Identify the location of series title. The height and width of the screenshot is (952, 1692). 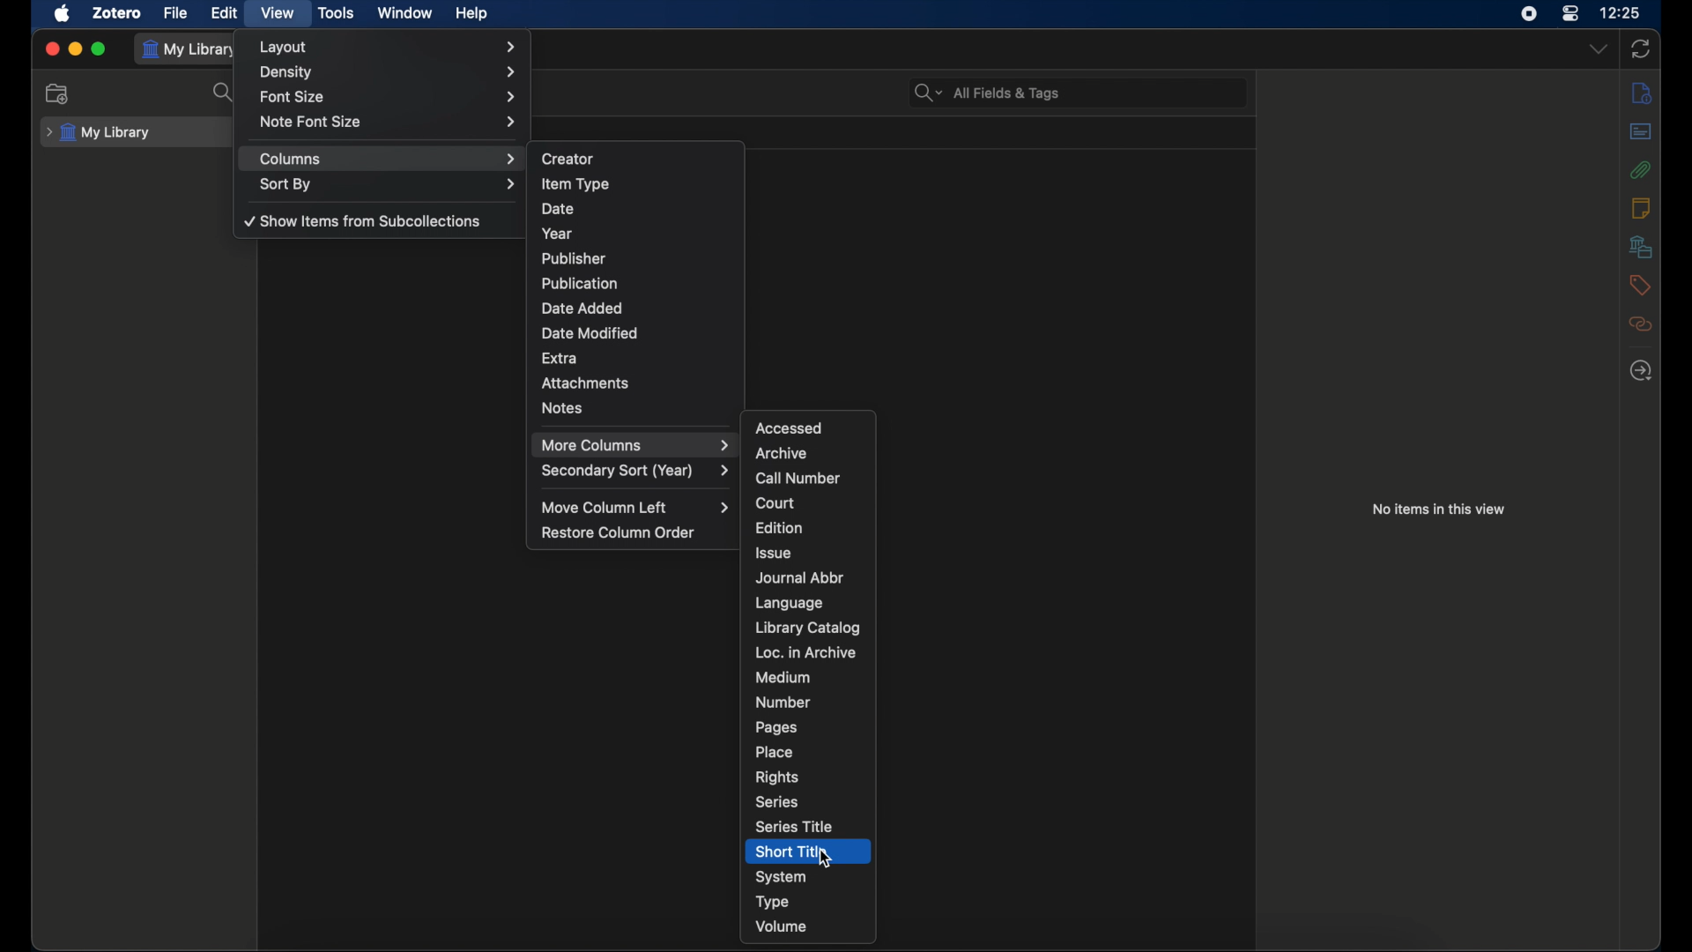
(794, 826).